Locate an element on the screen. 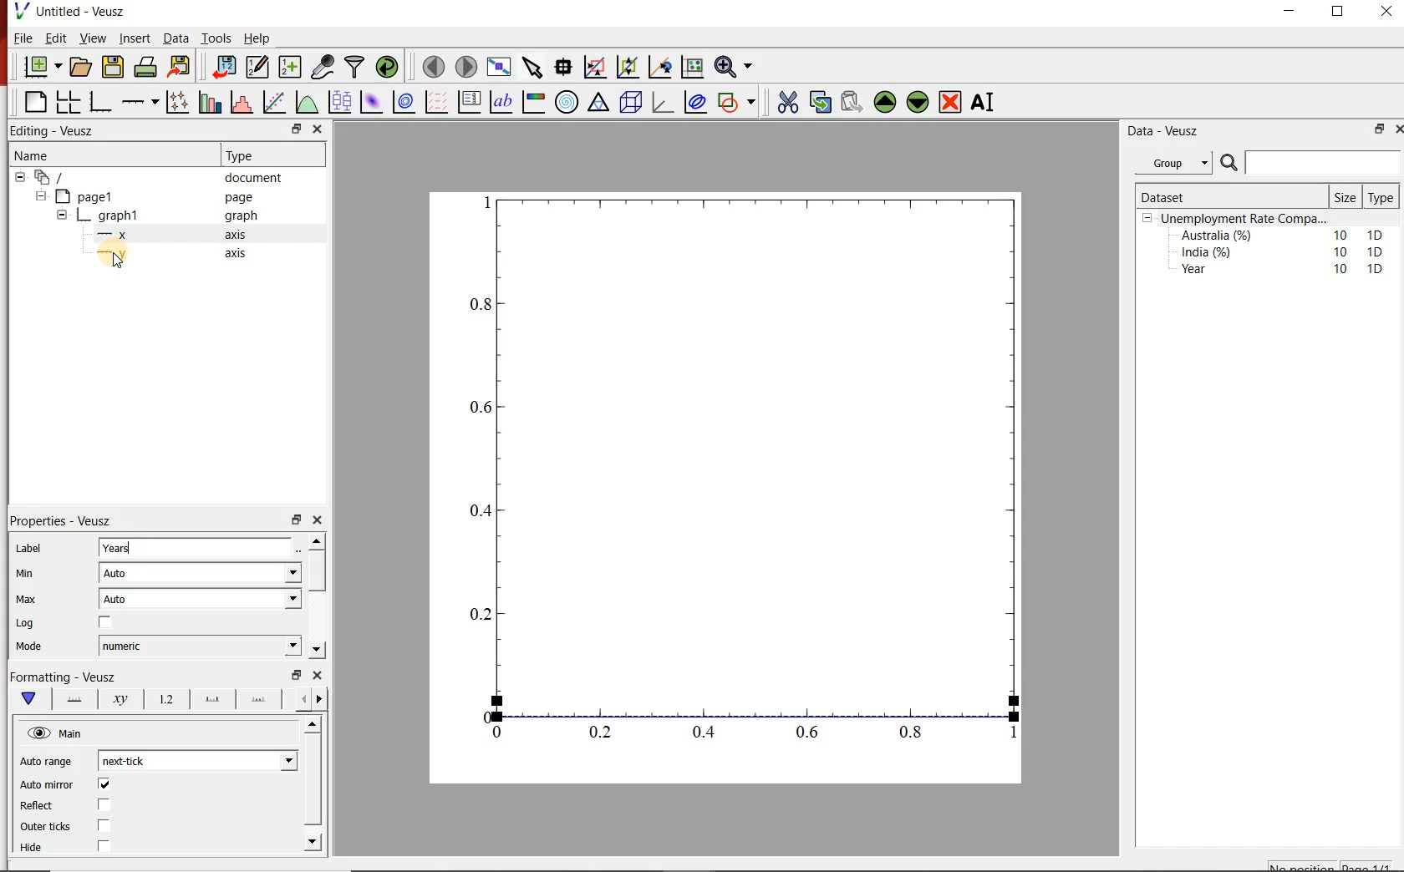 The height and width of the screenshot is (872, 1404). cursor is located at coordinates (121, 261).